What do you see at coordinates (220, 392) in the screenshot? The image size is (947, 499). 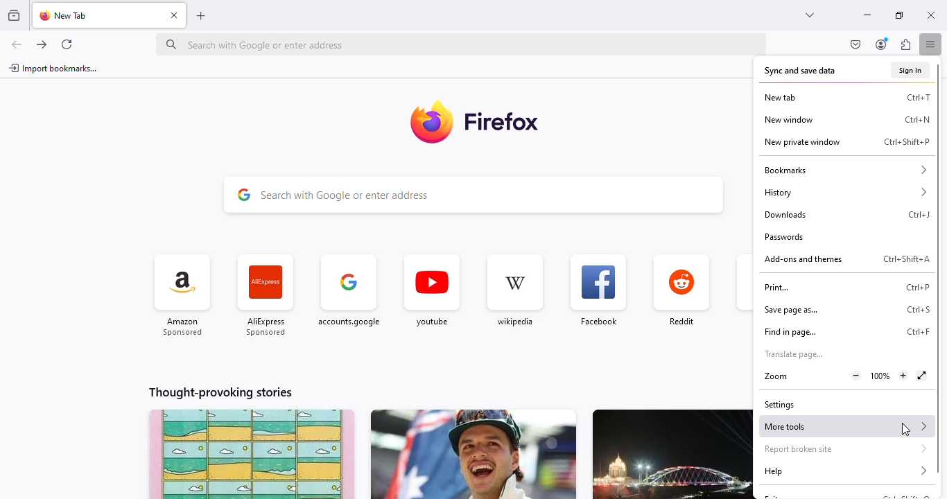 I see `thought-provoking stories` at bounding box center [220, 392].